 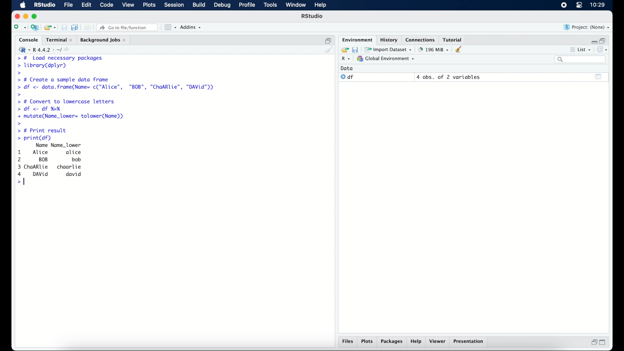 I want to click on print, so click(x=88, y=27).